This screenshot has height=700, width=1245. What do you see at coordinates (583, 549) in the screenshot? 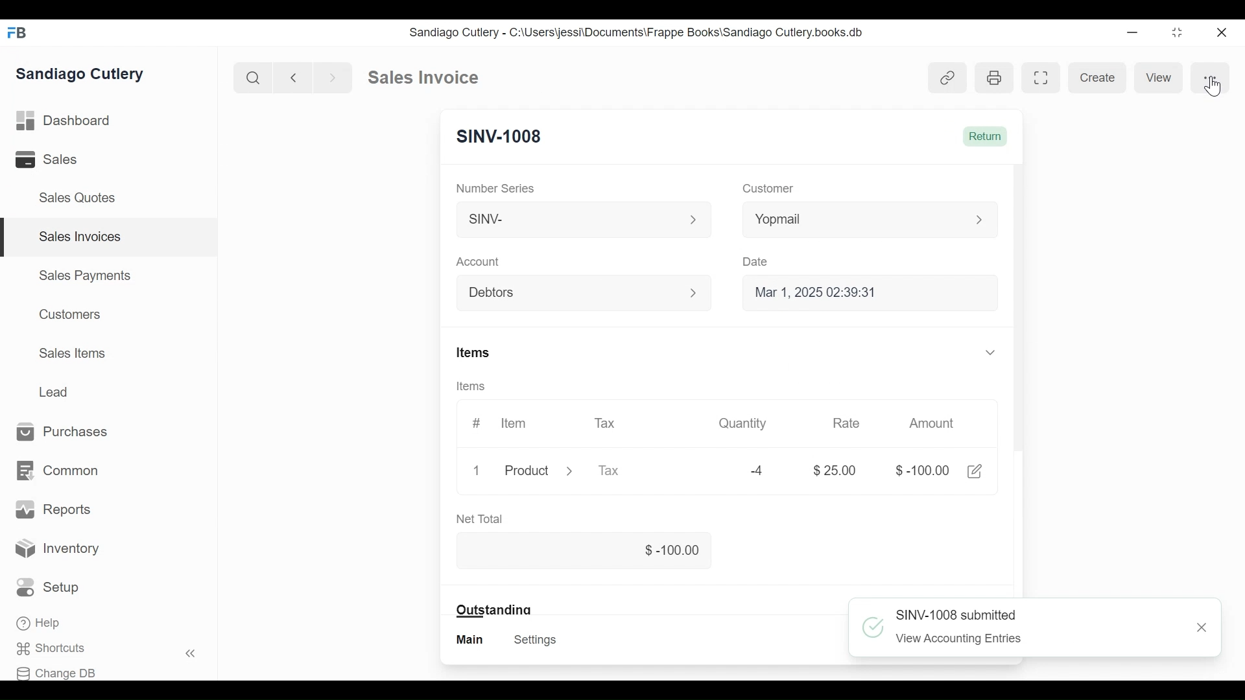
I see `$-100.00` at bounding box center [583, 549].